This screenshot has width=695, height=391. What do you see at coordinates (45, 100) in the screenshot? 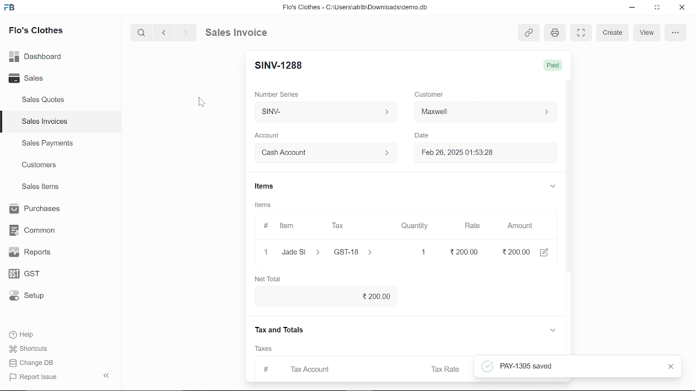
I see `Sales Quotes` at bounding box center [45, 100].